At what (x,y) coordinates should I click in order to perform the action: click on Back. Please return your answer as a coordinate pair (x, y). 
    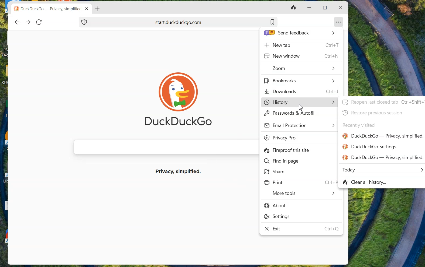
    Looking at the image, I should click on (17, 22).